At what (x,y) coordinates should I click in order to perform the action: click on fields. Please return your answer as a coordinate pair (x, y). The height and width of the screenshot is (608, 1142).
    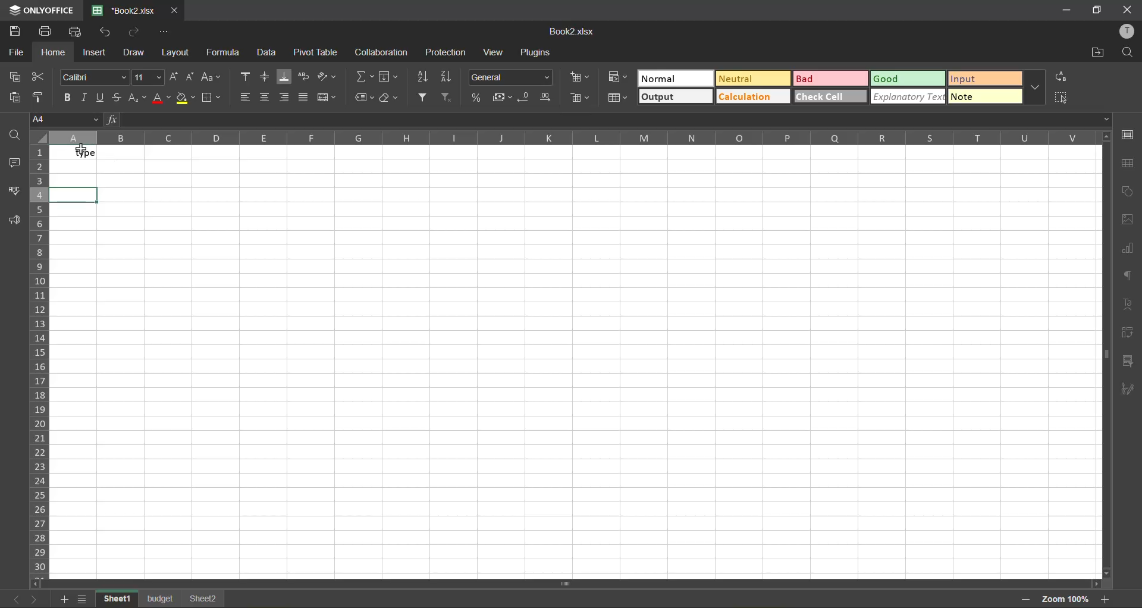
    Looking at the image, I should click on (390, 76).